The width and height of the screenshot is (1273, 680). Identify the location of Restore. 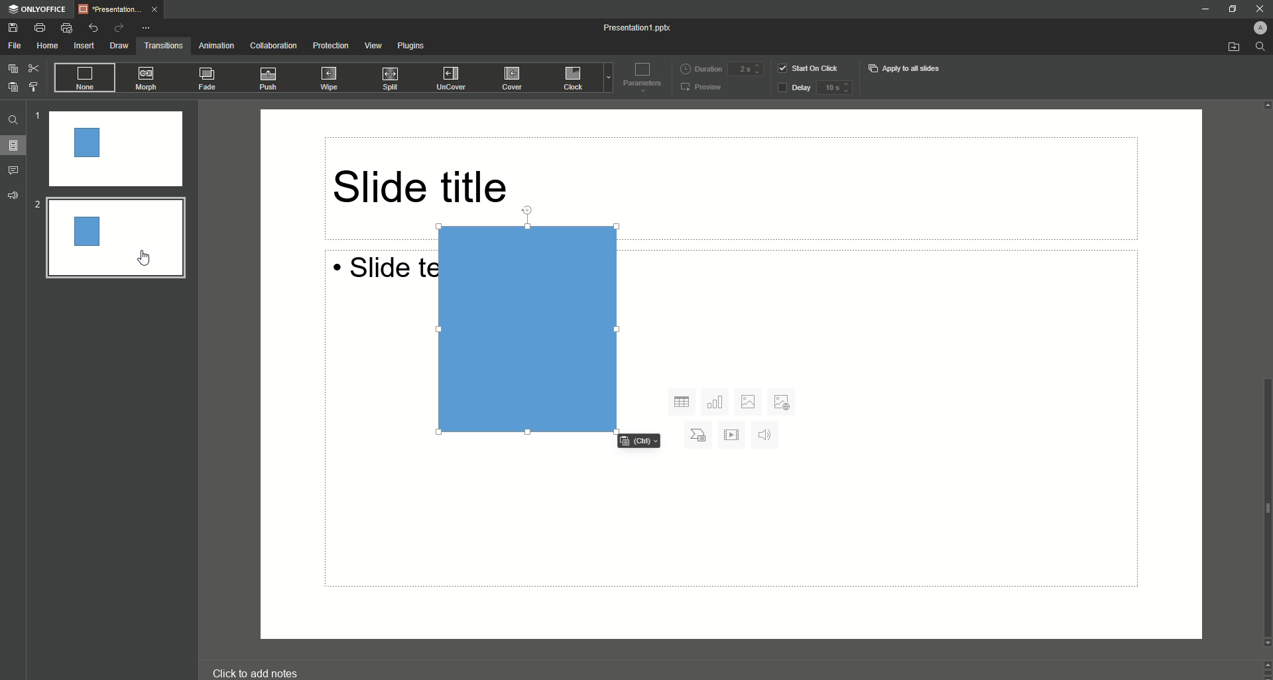
(1229, 9).